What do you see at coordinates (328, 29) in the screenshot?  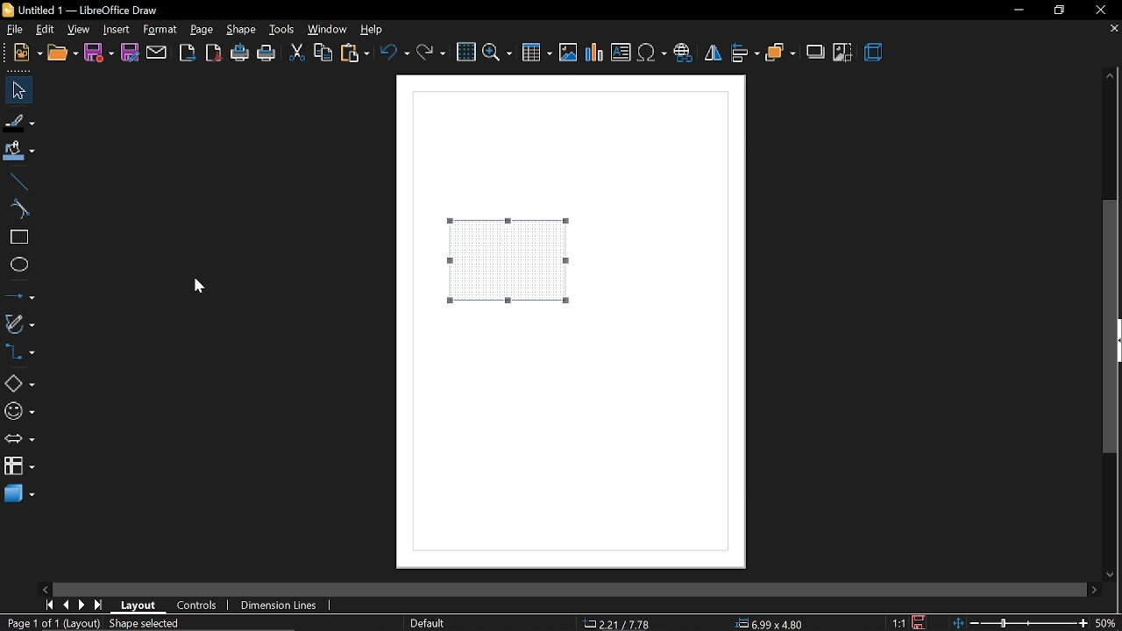 I see `window` at bounding box center [328, 29].